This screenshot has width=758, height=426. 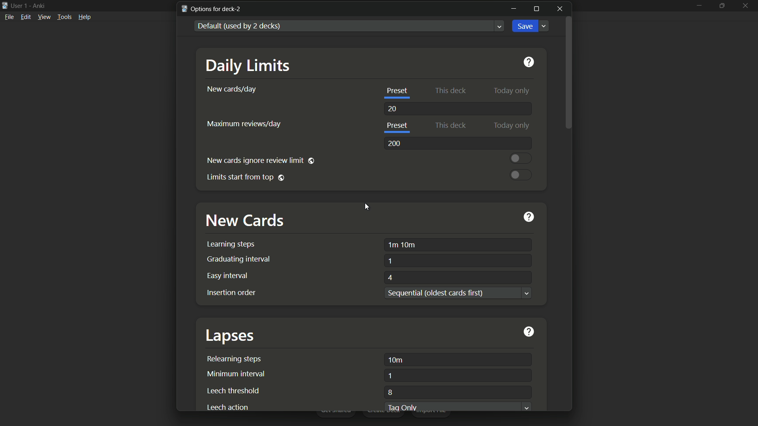 I want to click on daily limits, so click(x=250, y=65).